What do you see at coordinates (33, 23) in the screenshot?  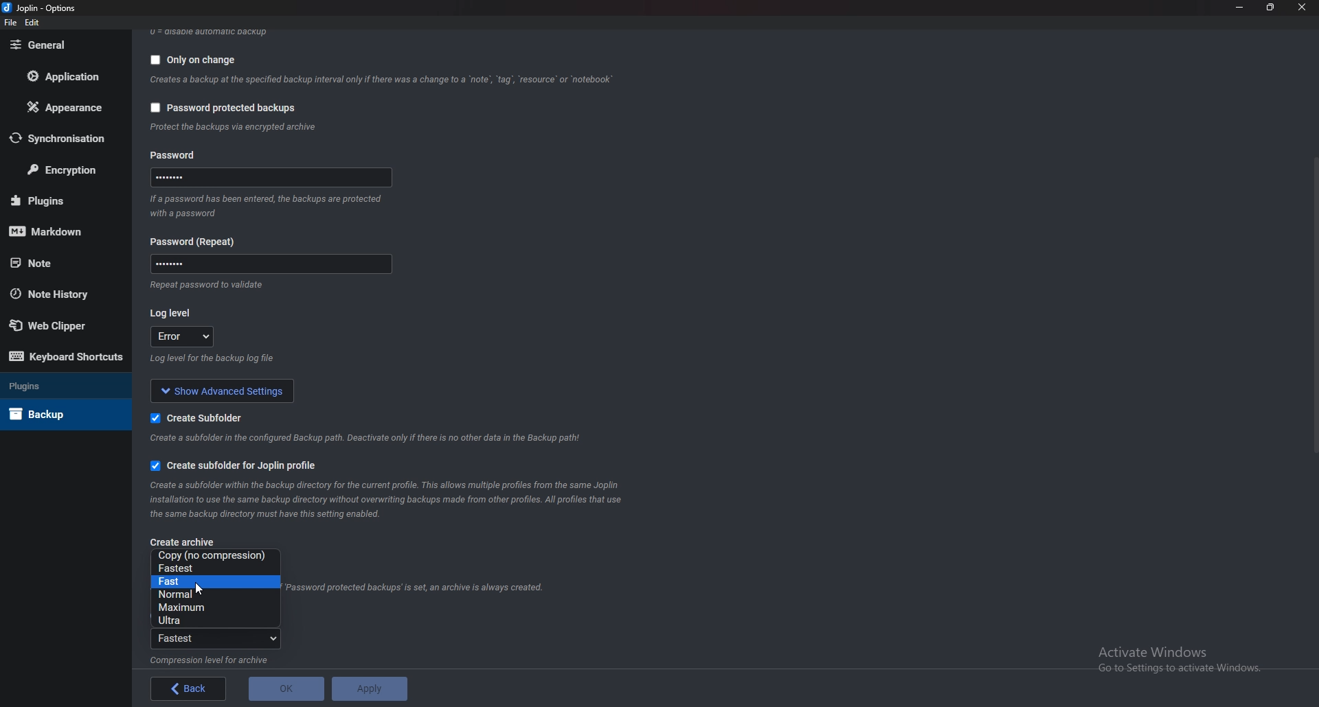 I see `edit` at bounding box center [33, 23].